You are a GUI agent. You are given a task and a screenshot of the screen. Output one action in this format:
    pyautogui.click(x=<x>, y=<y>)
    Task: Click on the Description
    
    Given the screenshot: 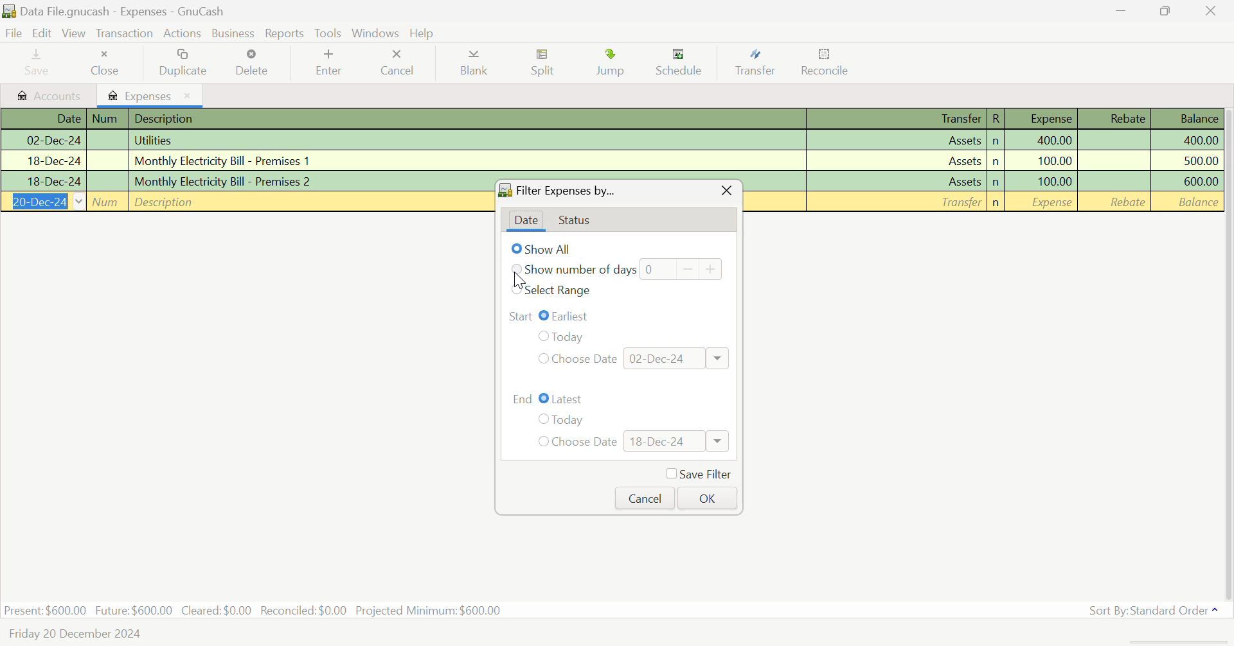 What is the action you would take?
    pyautogui.click(x=467, y=119)
    